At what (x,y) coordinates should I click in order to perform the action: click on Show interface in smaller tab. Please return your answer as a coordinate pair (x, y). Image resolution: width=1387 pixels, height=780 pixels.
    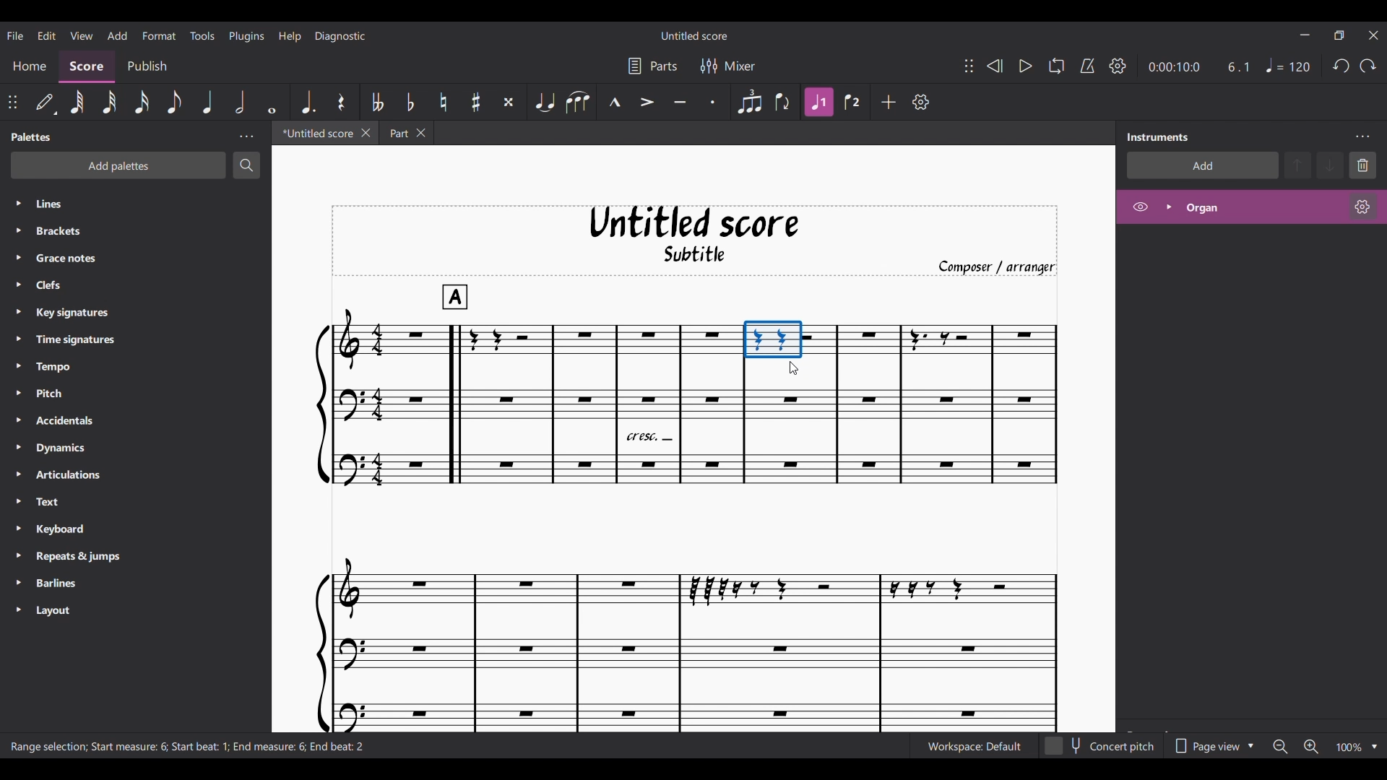
    Looking at the image, I should click on (1339, 35).